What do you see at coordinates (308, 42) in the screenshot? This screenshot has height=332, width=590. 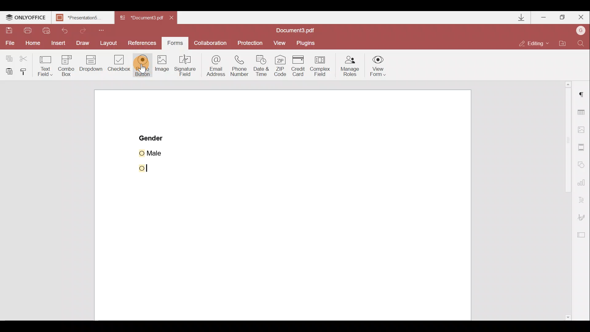 I see `Plugins` at bounding box center [308, 42].